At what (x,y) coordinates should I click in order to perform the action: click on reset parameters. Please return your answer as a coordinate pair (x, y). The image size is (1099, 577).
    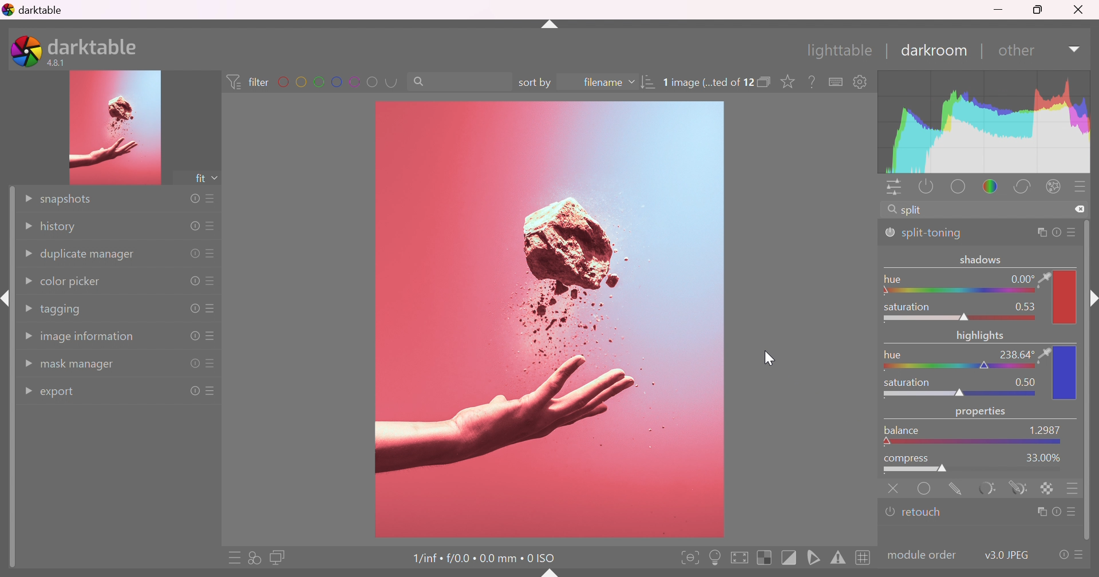
    Looking at the image, I should click on (1057, 513).